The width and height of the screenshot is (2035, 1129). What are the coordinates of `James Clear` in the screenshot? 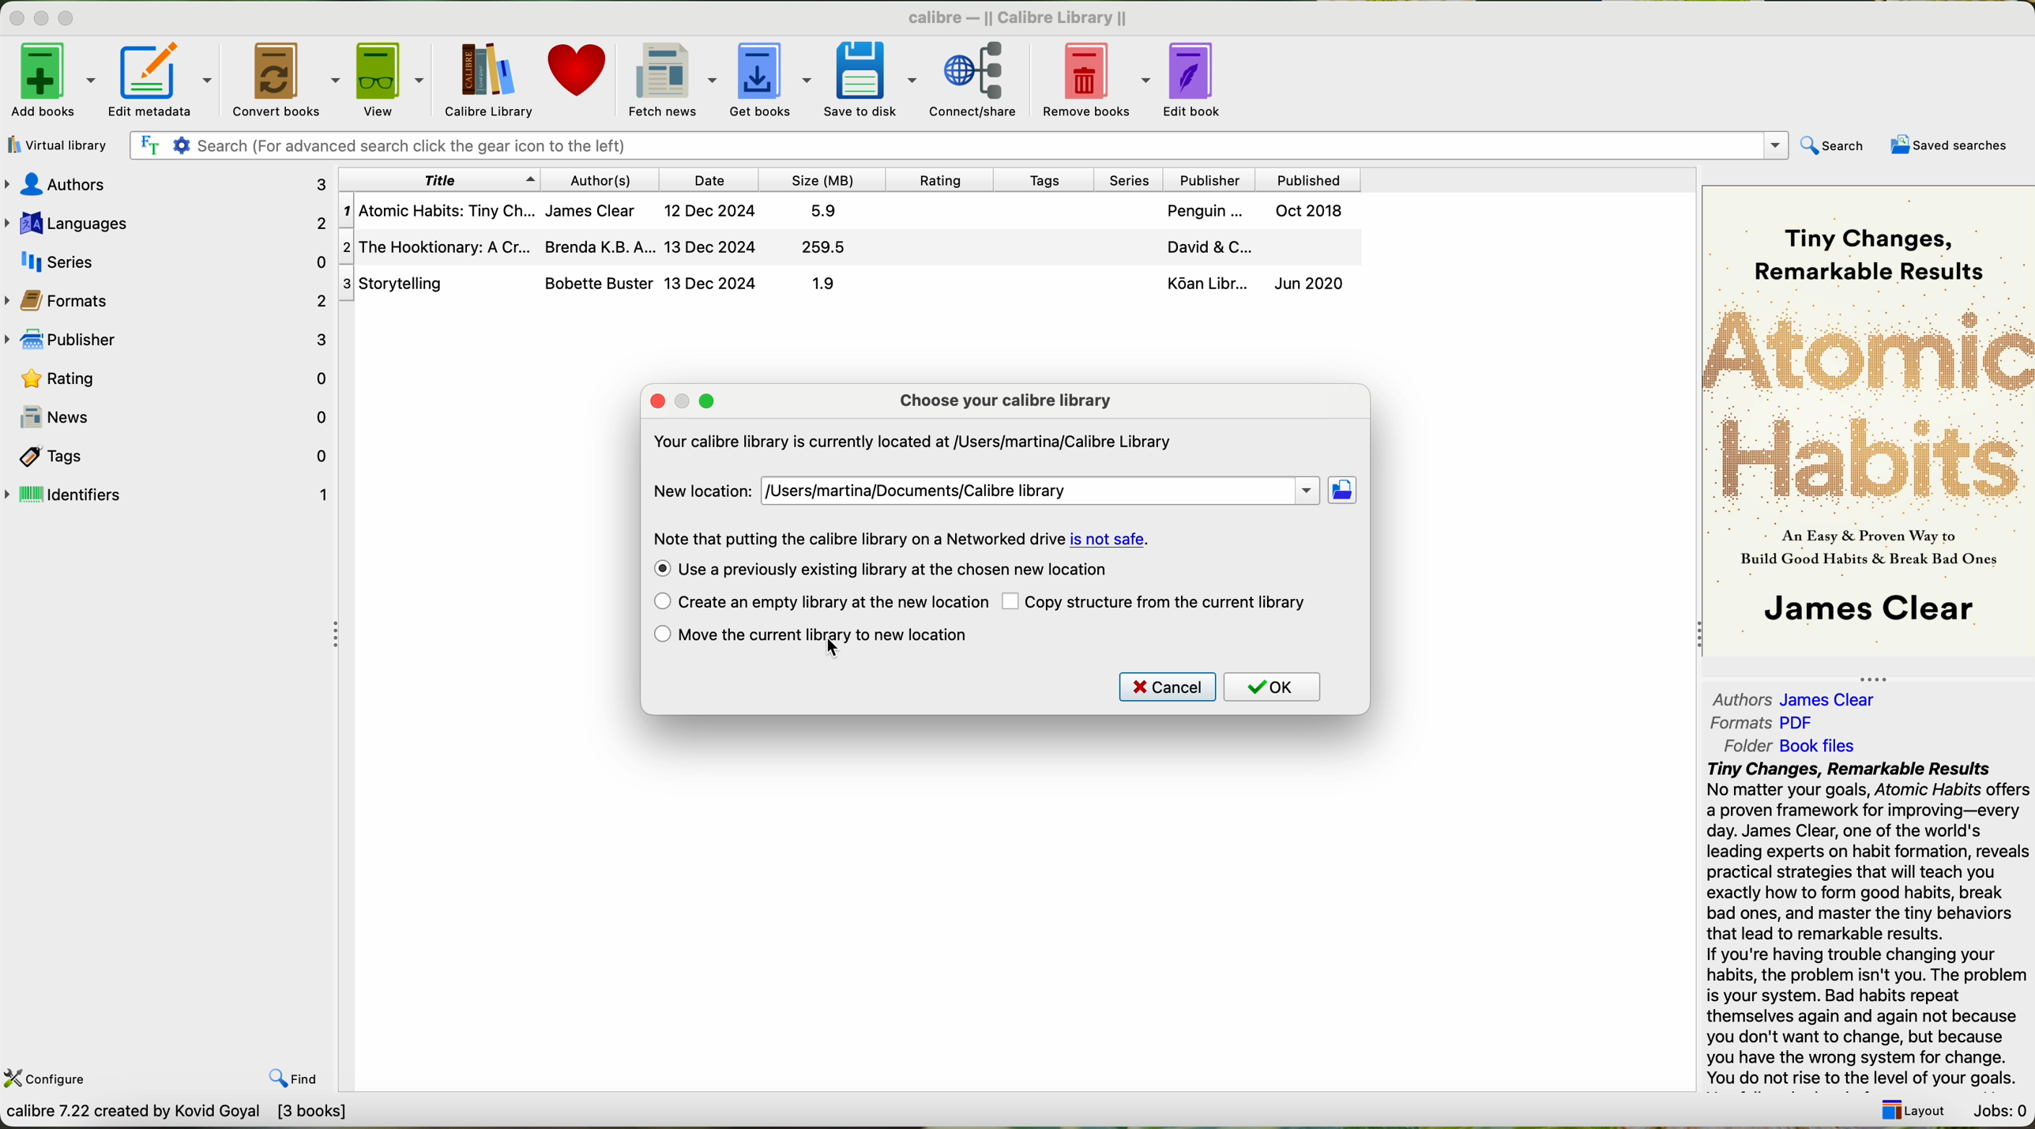 It's located at (1834, 700).